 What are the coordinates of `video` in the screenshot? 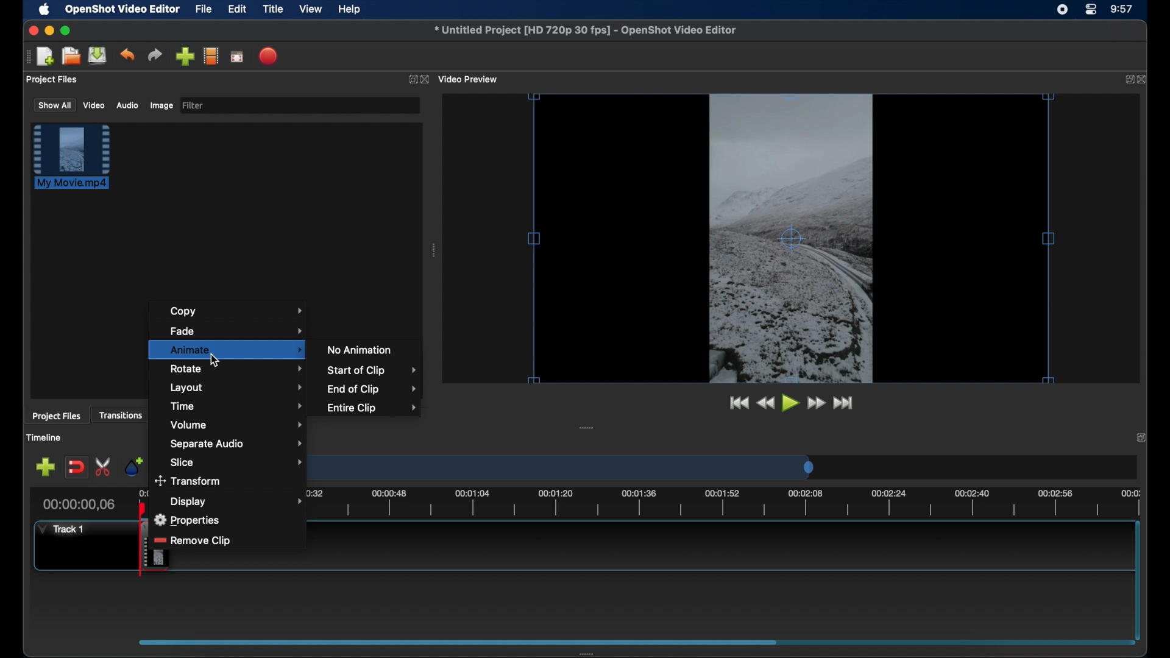 It's located at (94, 105).